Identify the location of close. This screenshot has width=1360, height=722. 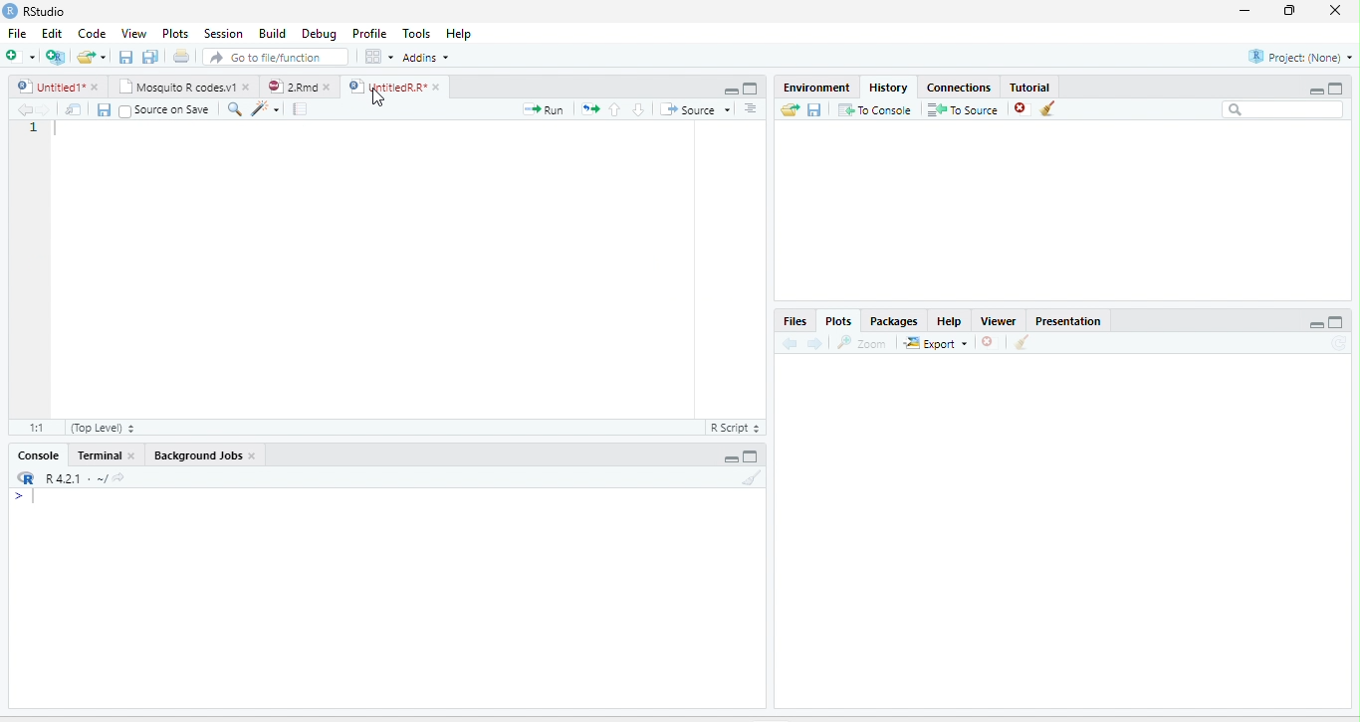
(247, 87).